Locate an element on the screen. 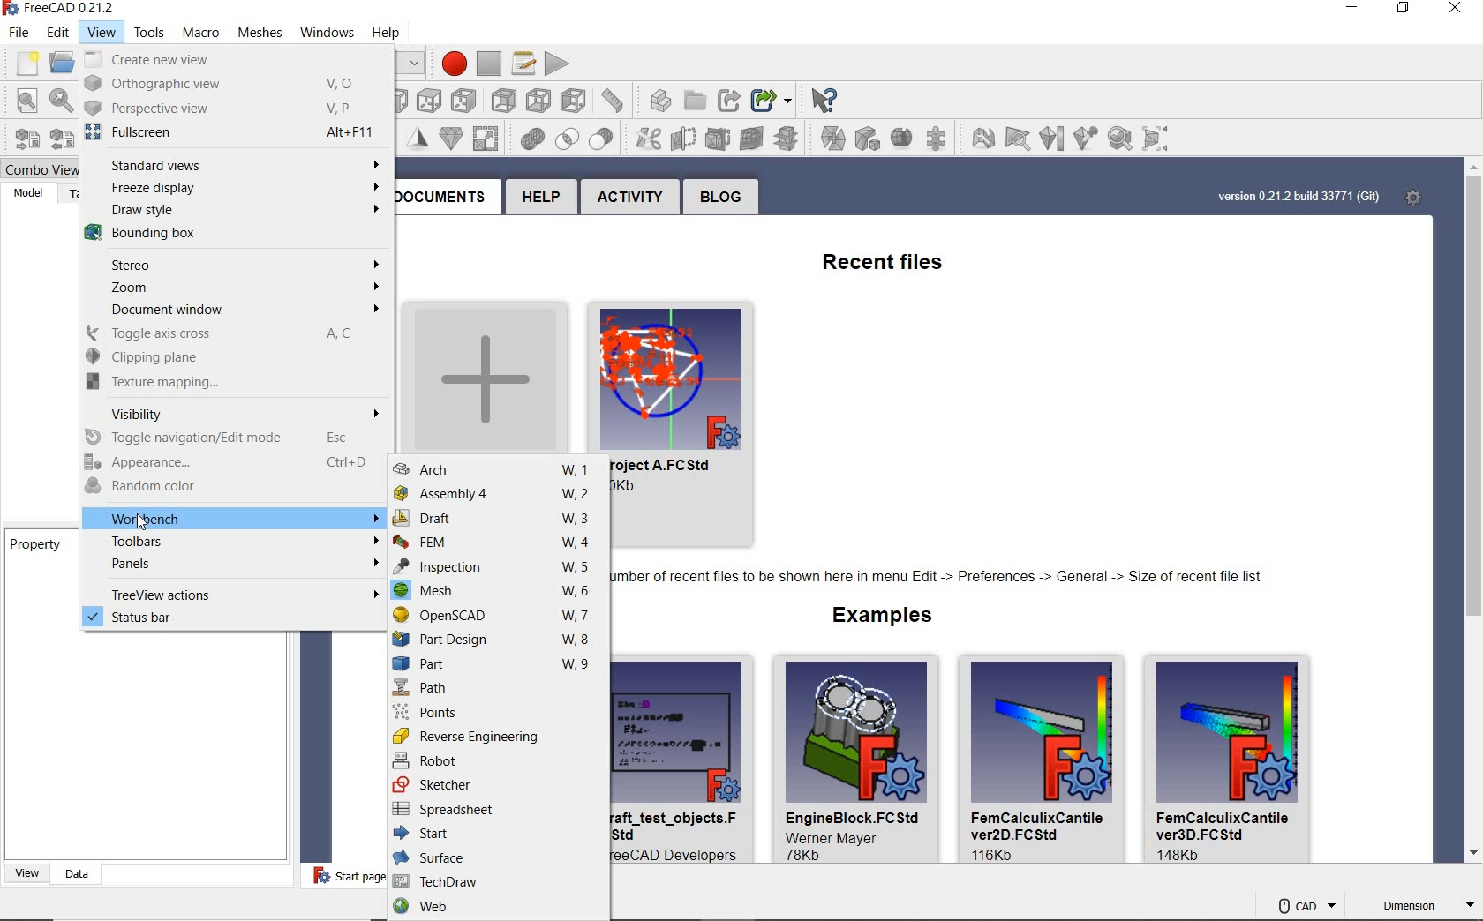  view is located at coordinates (96, 31).